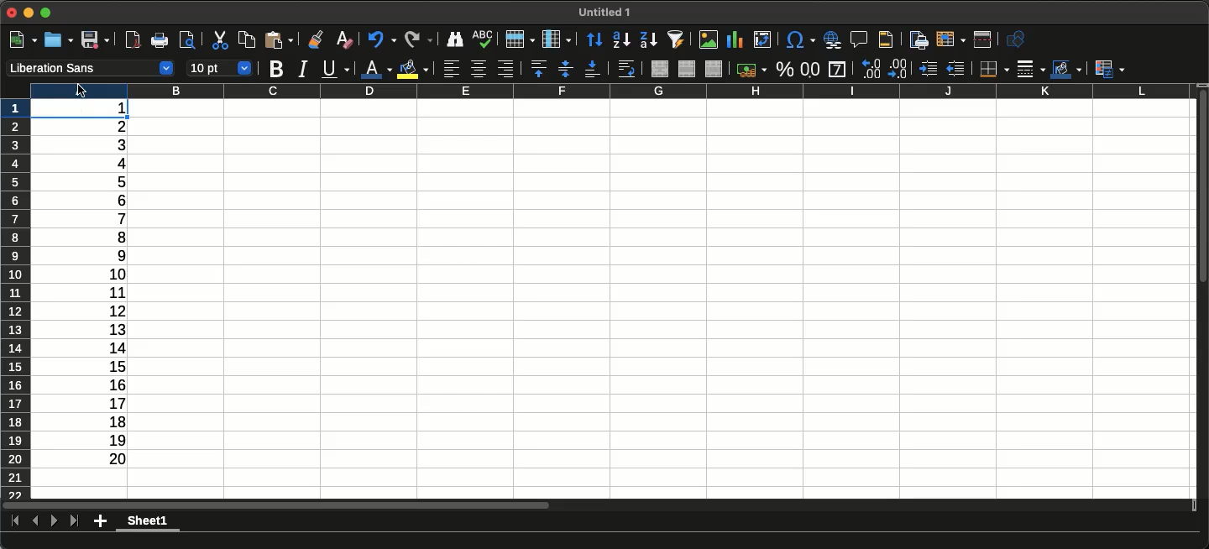 Image resolution: width=1209 pixels, height=549 pixels. What do you see at coordinates (871, 68) in the screenshot?
I see `Delete decimal place` at bounding box center [871, 68].